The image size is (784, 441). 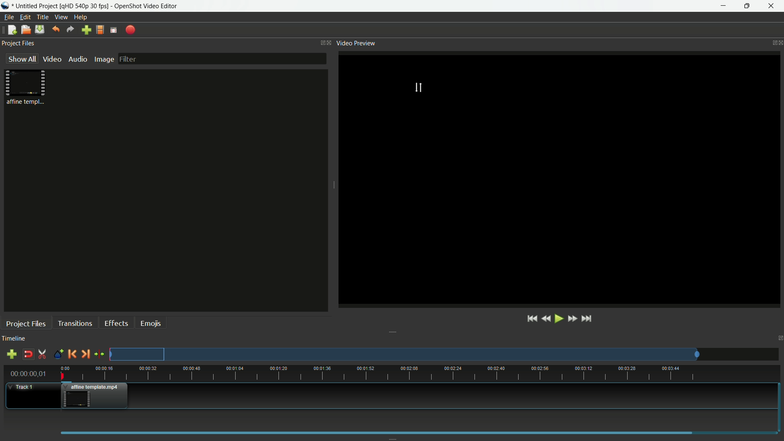 What do you see at coordinates (5, 6) in the screenshot?
I see `app icon` at bounding box center [5, 6].